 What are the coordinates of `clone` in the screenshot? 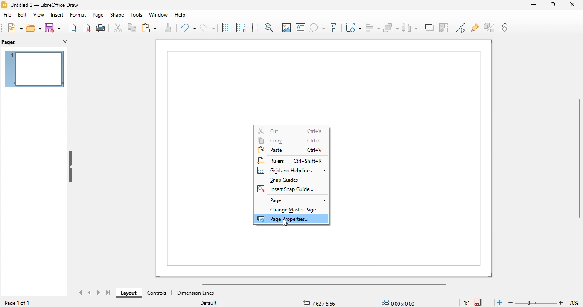 It's located at (168, 29).